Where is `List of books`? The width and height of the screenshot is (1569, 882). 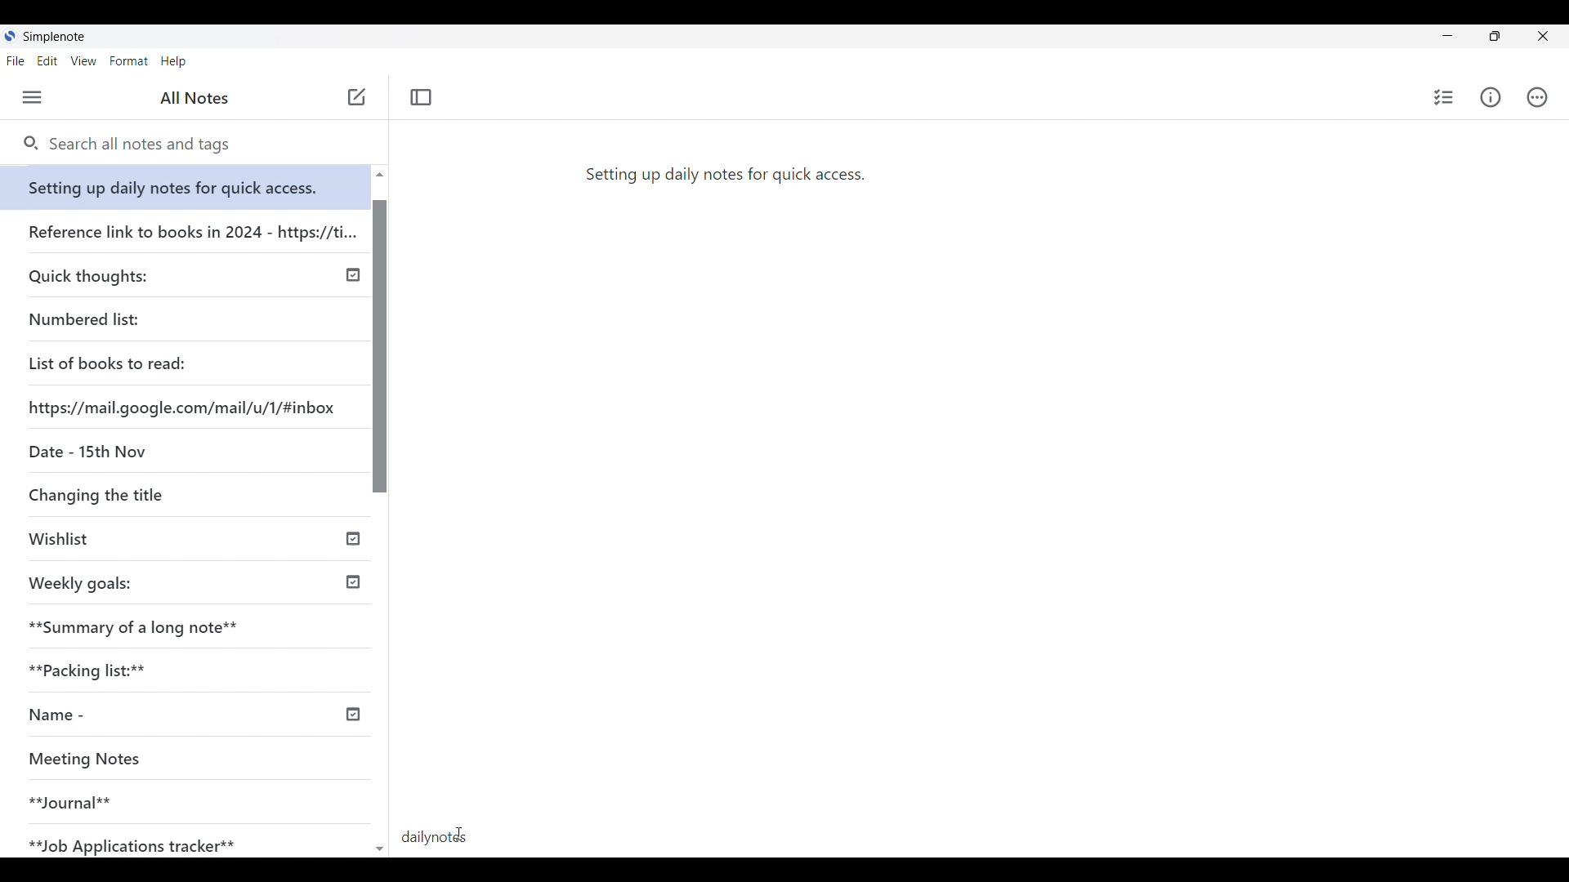 List of books is located at coordinates (109, 361).